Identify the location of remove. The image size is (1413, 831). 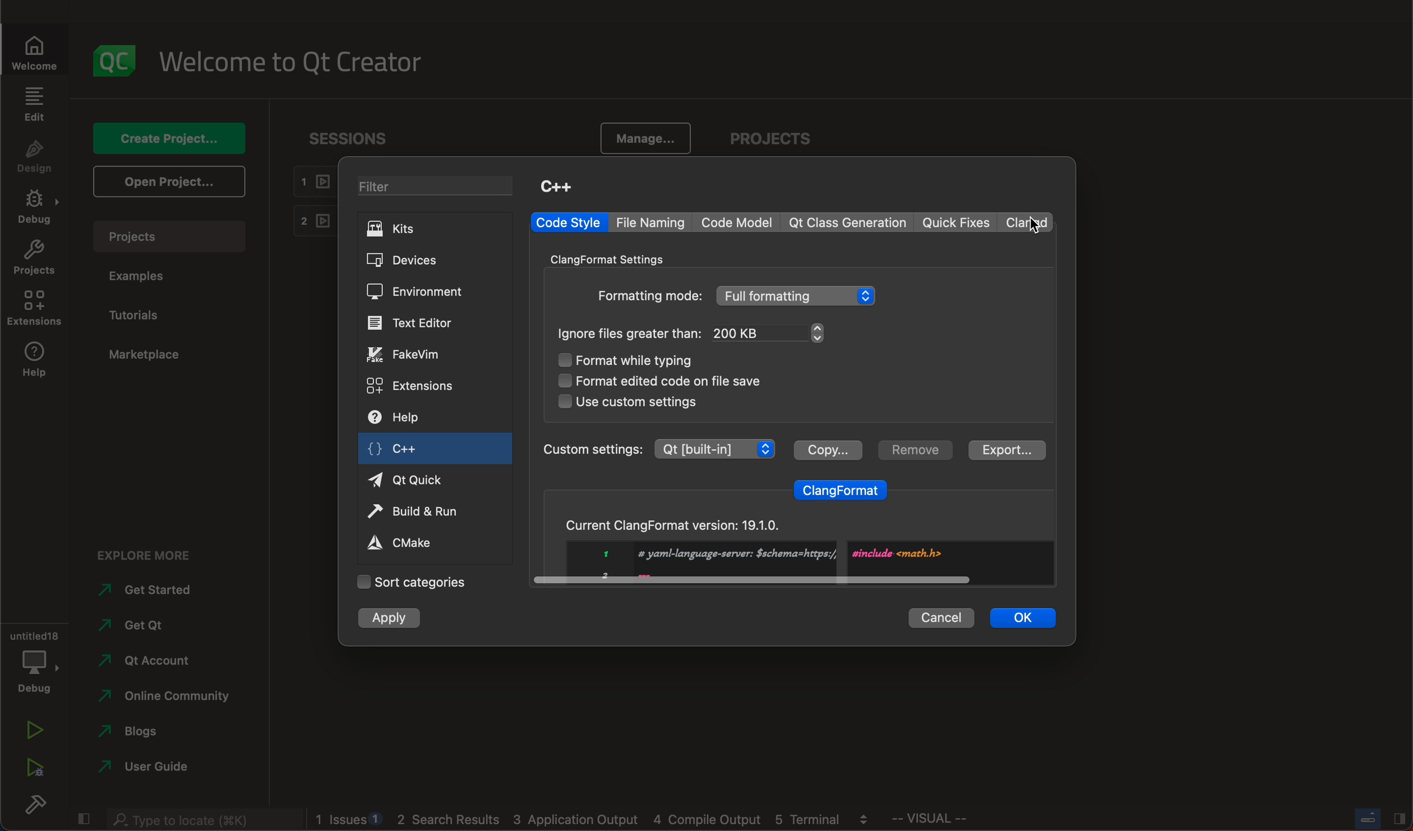
(916, 450).